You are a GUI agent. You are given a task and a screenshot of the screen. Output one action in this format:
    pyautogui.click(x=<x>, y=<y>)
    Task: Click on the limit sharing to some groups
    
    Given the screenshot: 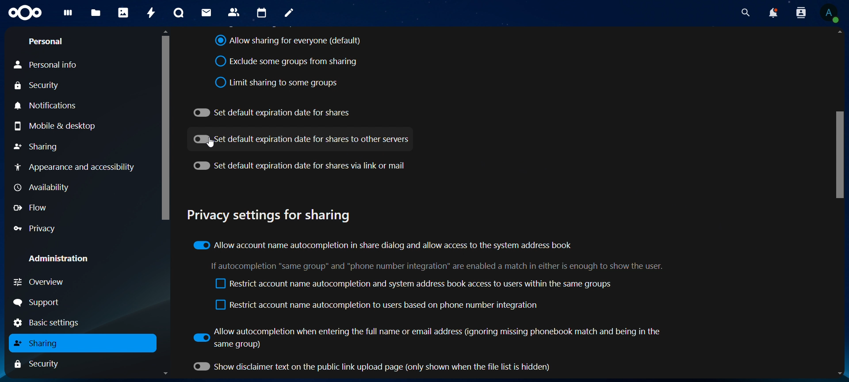 What is the action you would take?
    pyautogui.click(x=276, y=82)
    